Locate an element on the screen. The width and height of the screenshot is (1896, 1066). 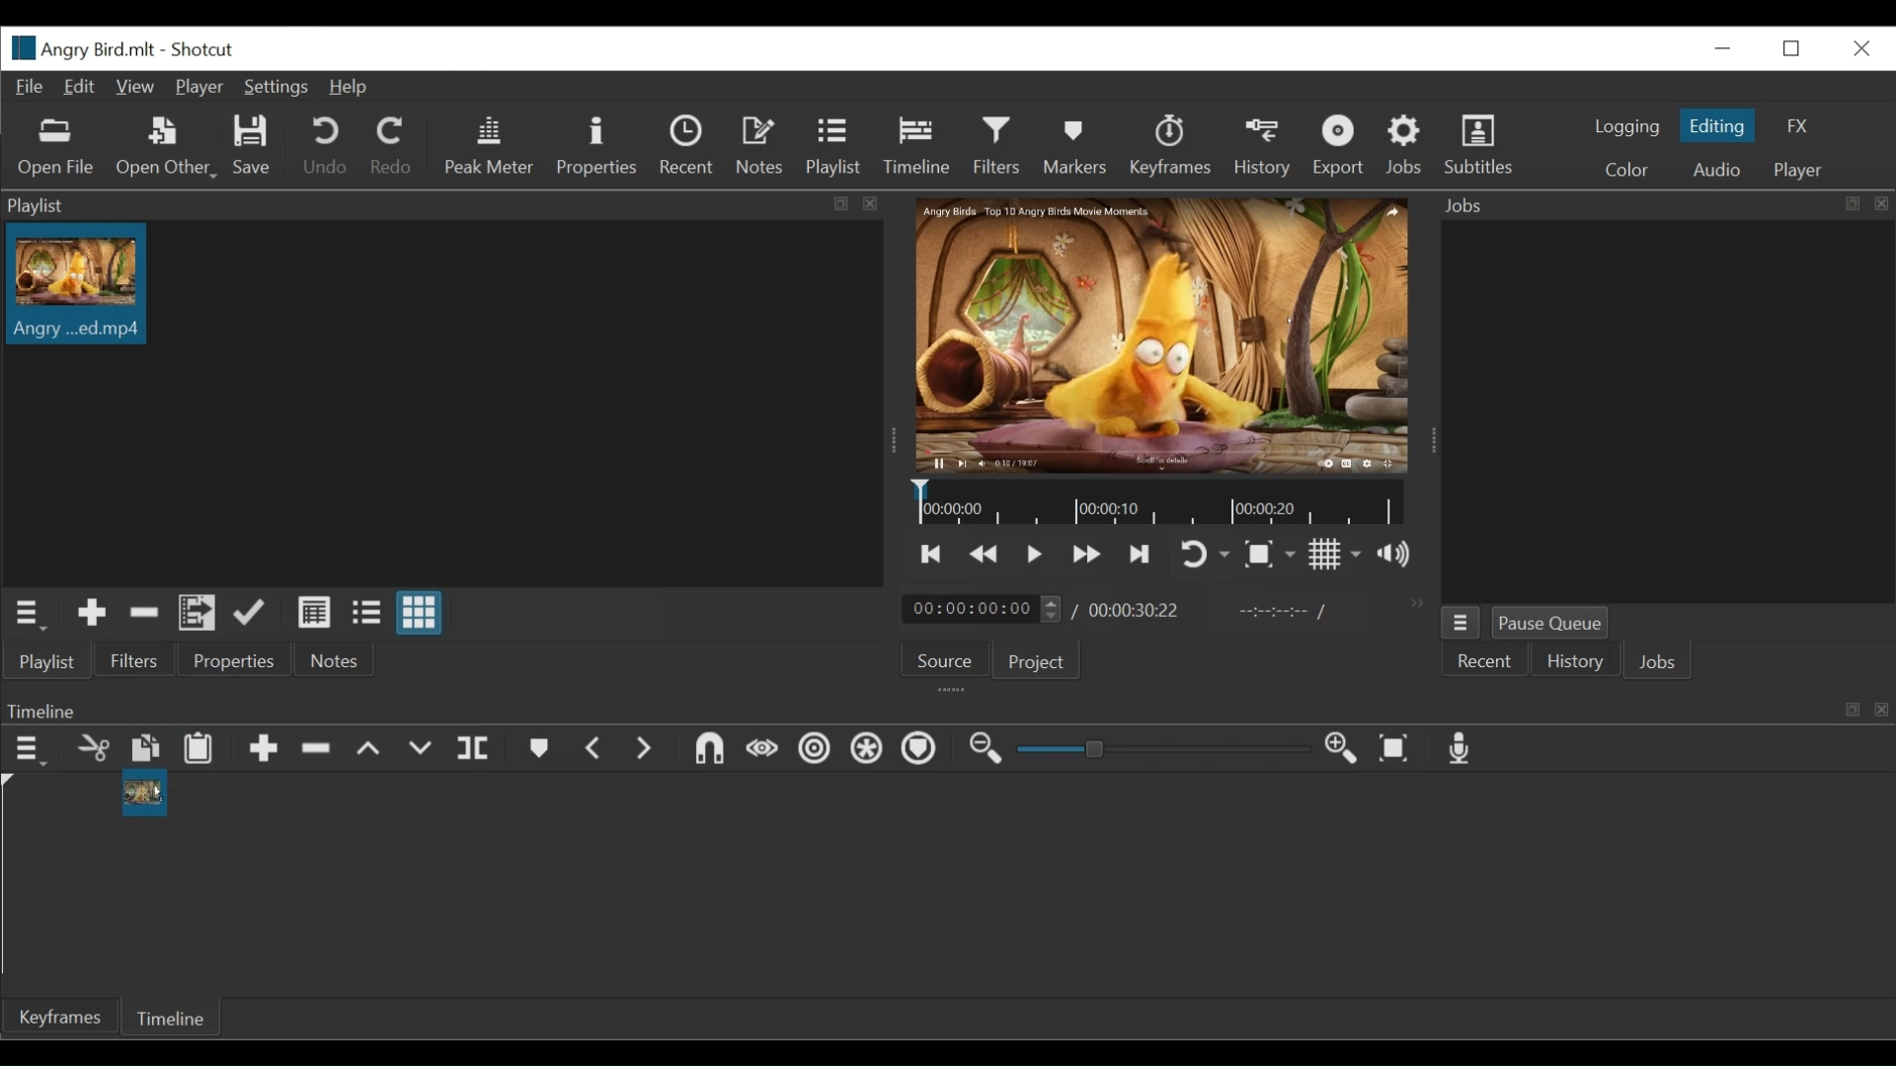
current duration is located at coordinates (981, 609).